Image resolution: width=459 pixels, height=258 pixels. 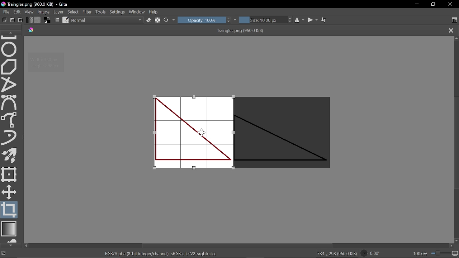 I want to click on 734 x 298 (960.0 KiB), so click(x=336, y=254).